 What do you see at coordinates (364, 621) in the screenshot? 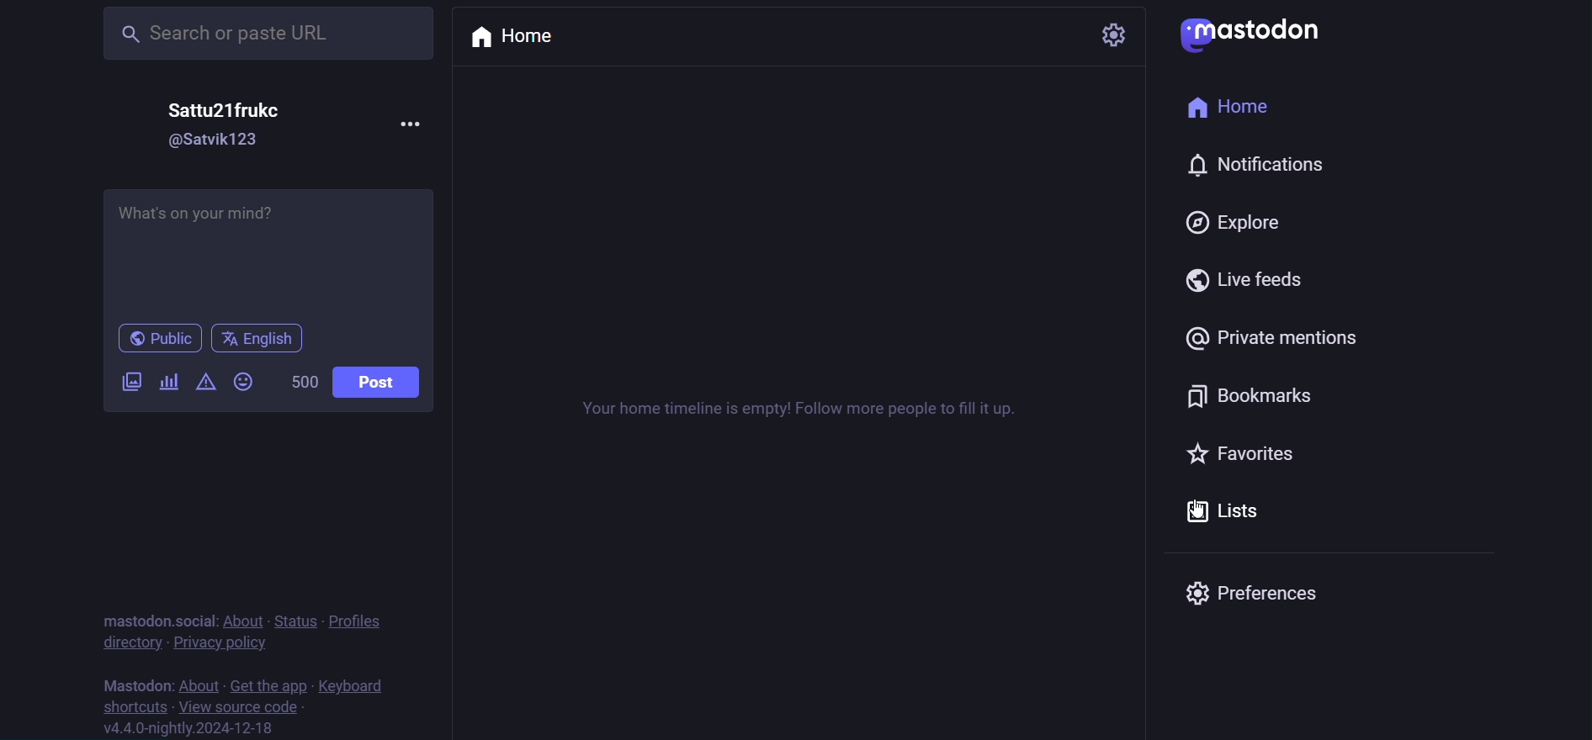
I see `profiles` at bounding box center [364, 621].